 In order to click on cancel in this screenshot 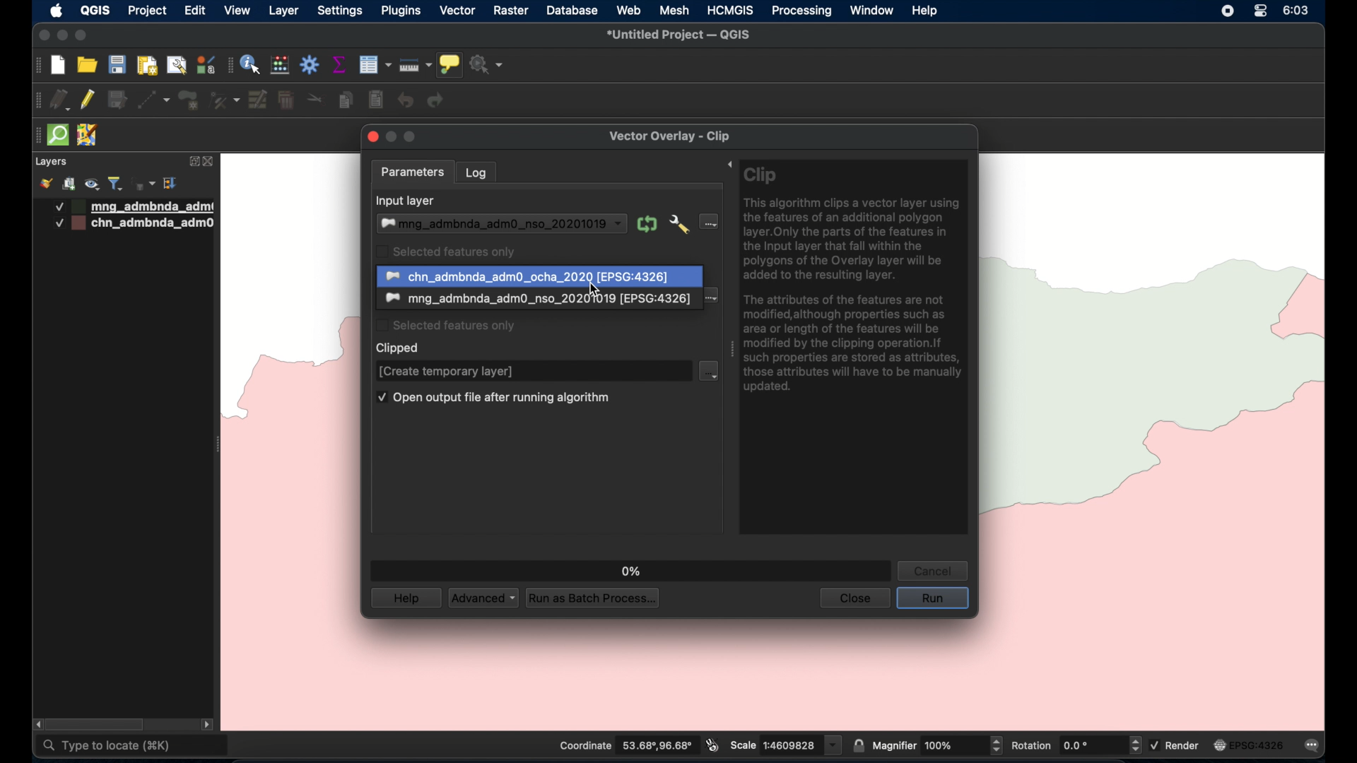, I will do `click(933, 570)`.